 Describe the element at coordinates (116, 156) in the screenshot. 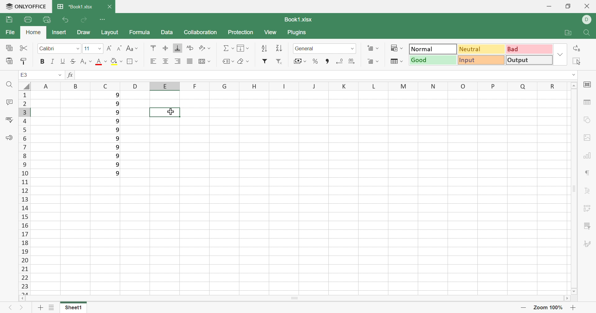

I see `9` at that location.